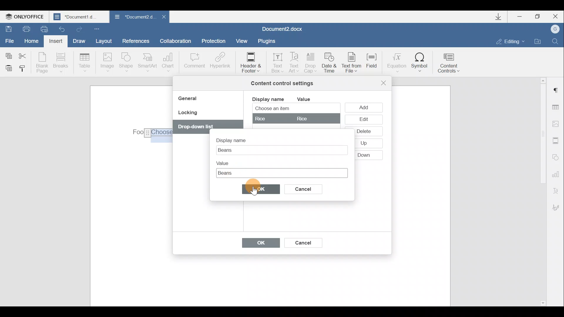  What do you see at coordinates (363, 120) in the screenshot?
I see `Edit` at bounding box center [363, 120].